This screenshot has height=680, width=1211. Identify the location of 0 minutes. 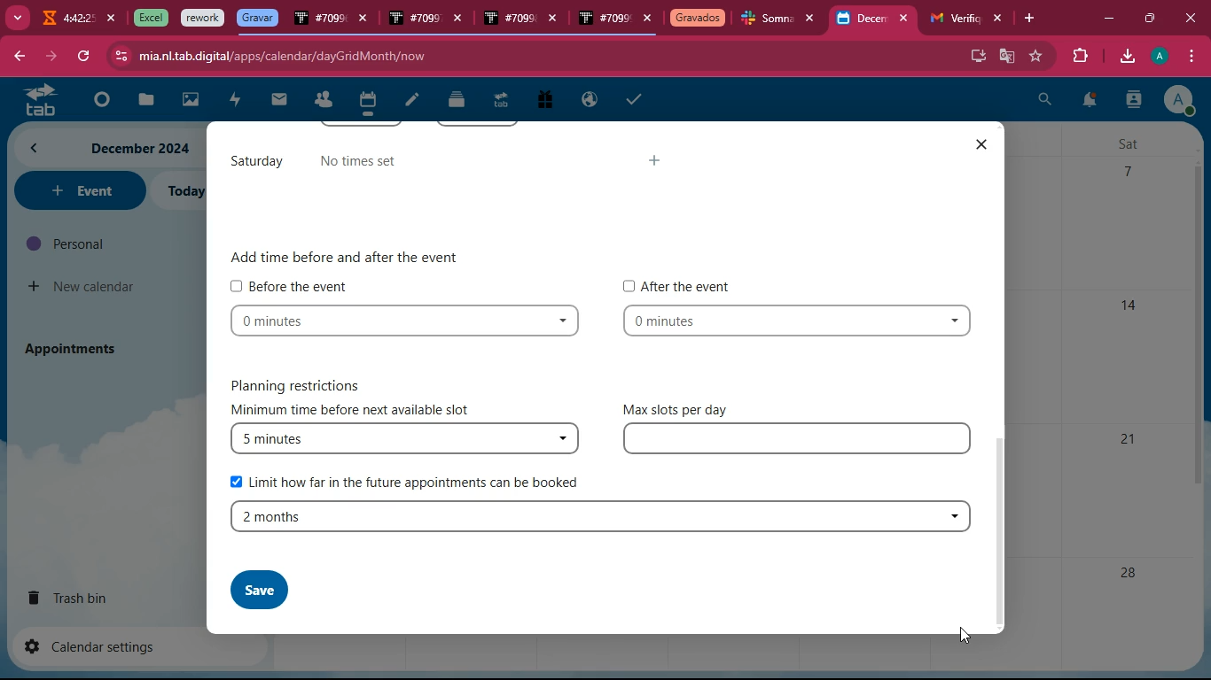
(401, 320).